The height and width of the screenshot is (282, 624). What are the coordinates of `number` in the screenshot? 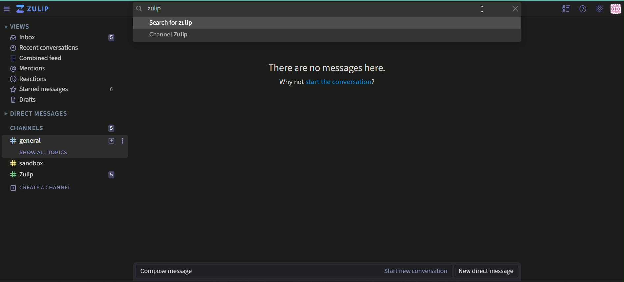 It's located at (111, 37).